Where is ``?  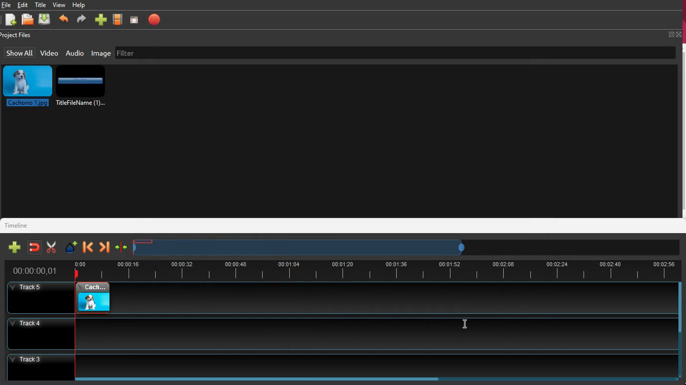  is located at coordinates (34, 298).